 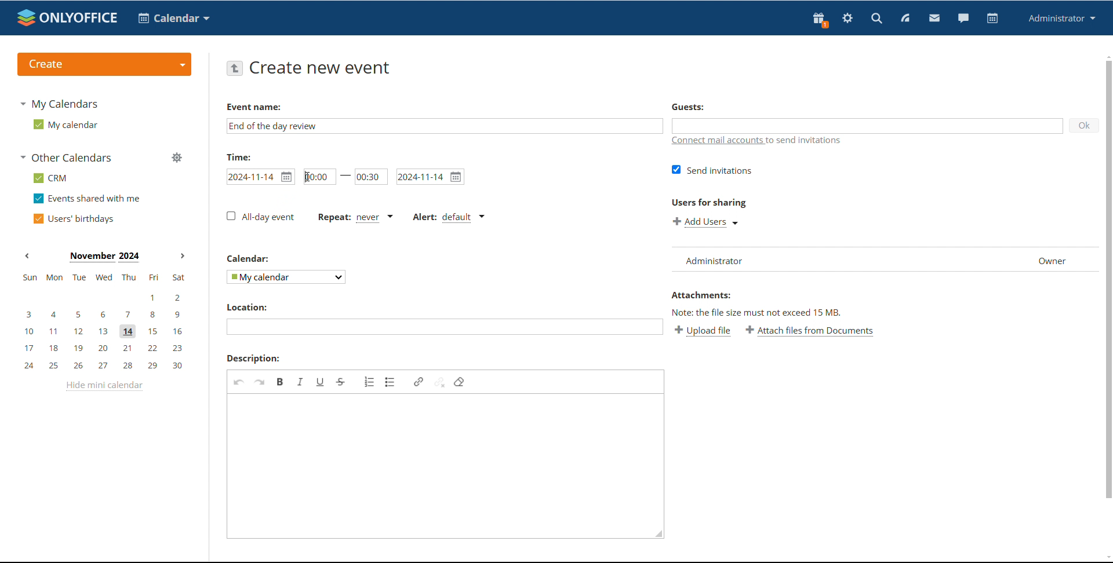 I want to click on send invitations, so click(x=712, y=170).